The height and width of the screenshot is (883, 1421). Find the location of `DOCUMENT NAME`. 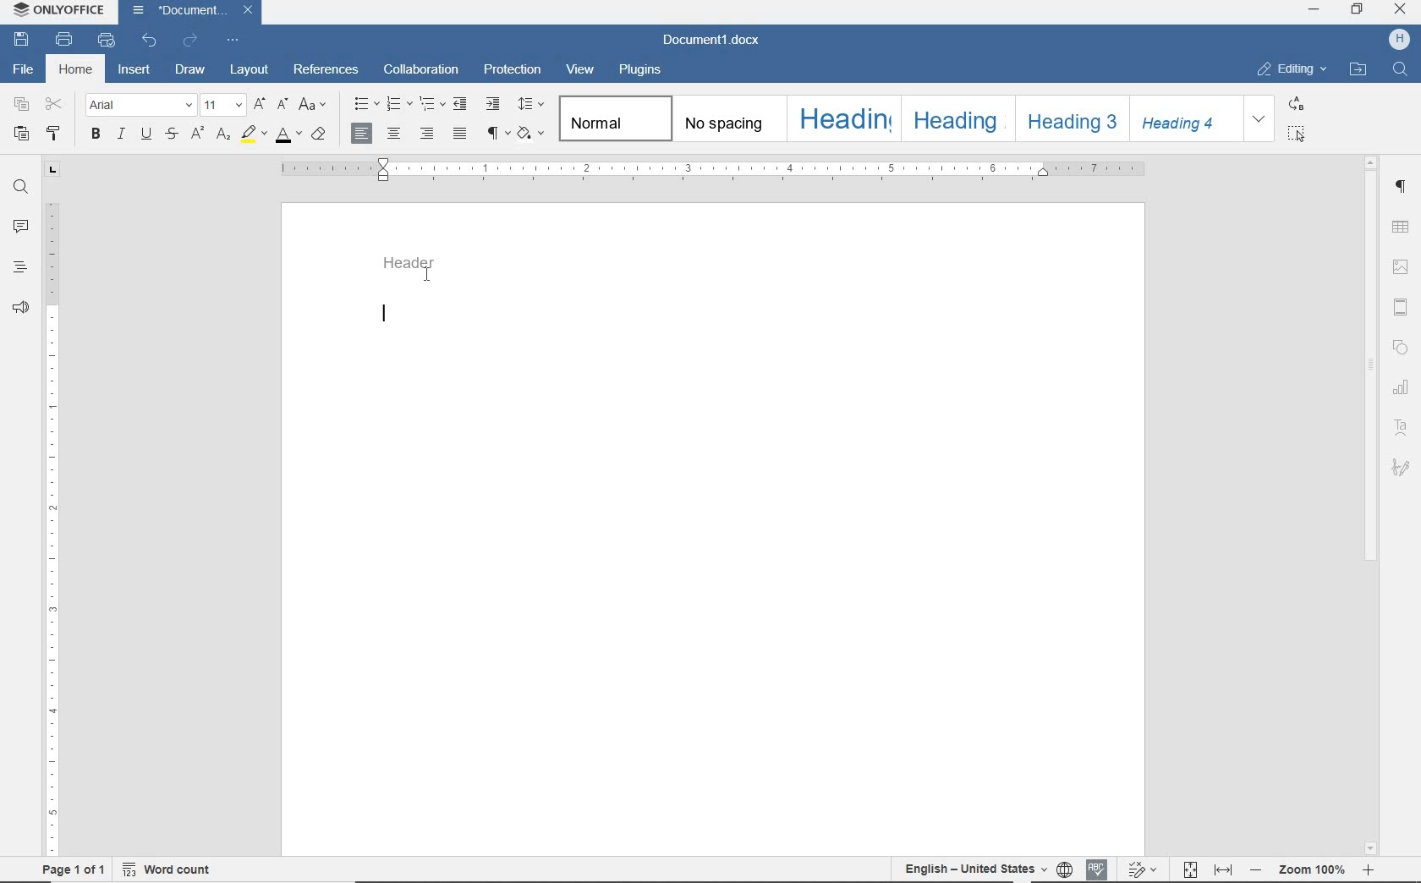

DOCUMENT NAME is located at coordinates (711, 41).